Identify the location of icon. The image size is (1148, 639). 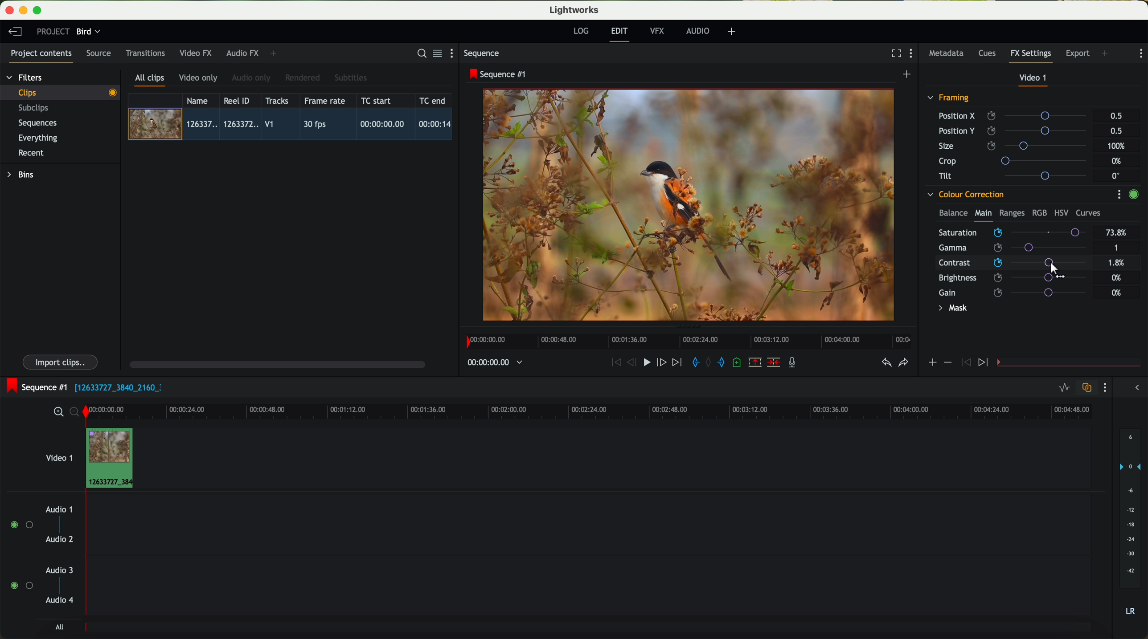
(932, 363).